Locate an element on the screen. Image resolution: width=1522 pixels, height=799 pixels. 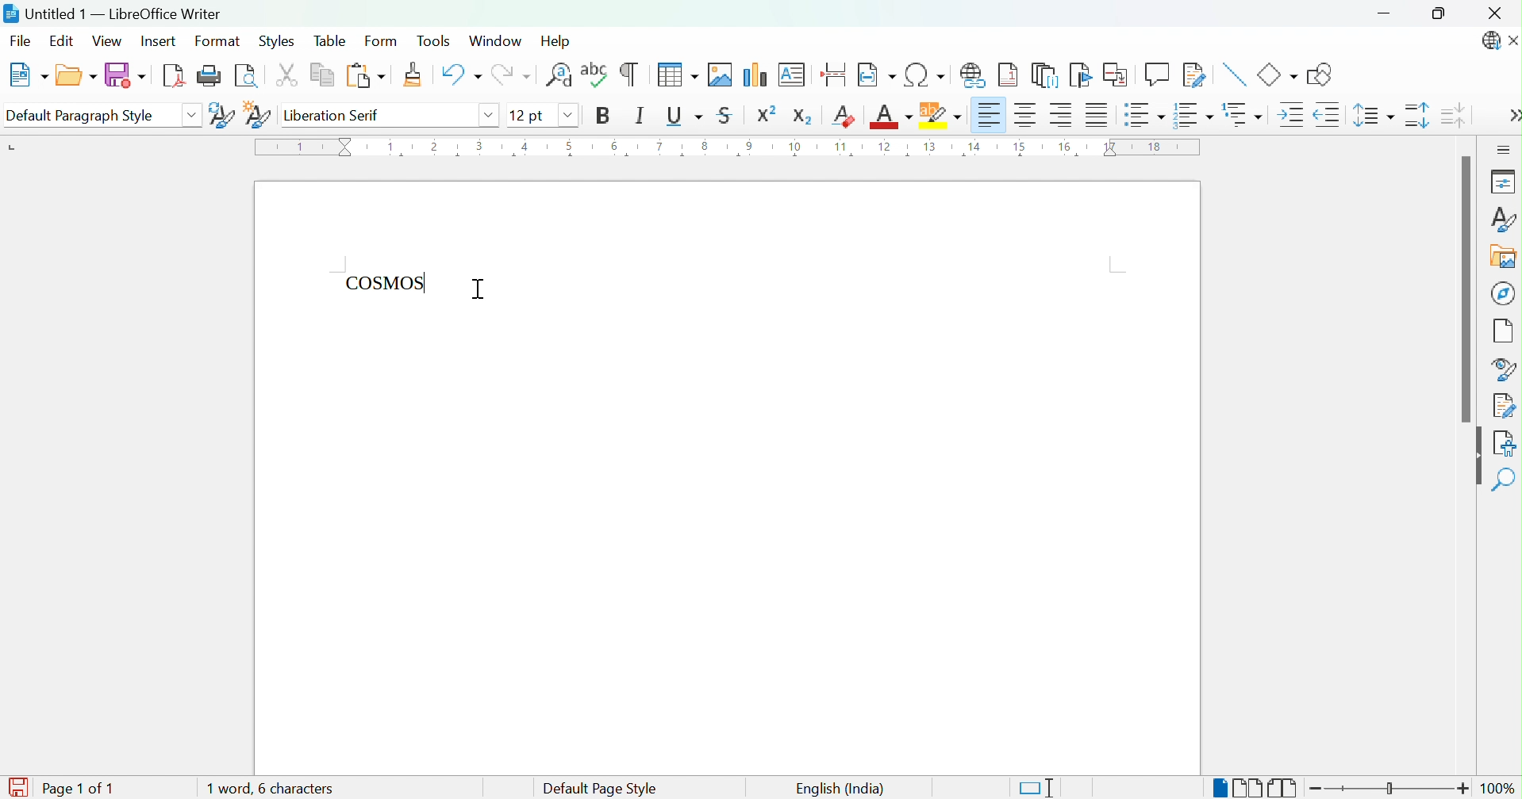
Styles is located at coordinates (275, 41).